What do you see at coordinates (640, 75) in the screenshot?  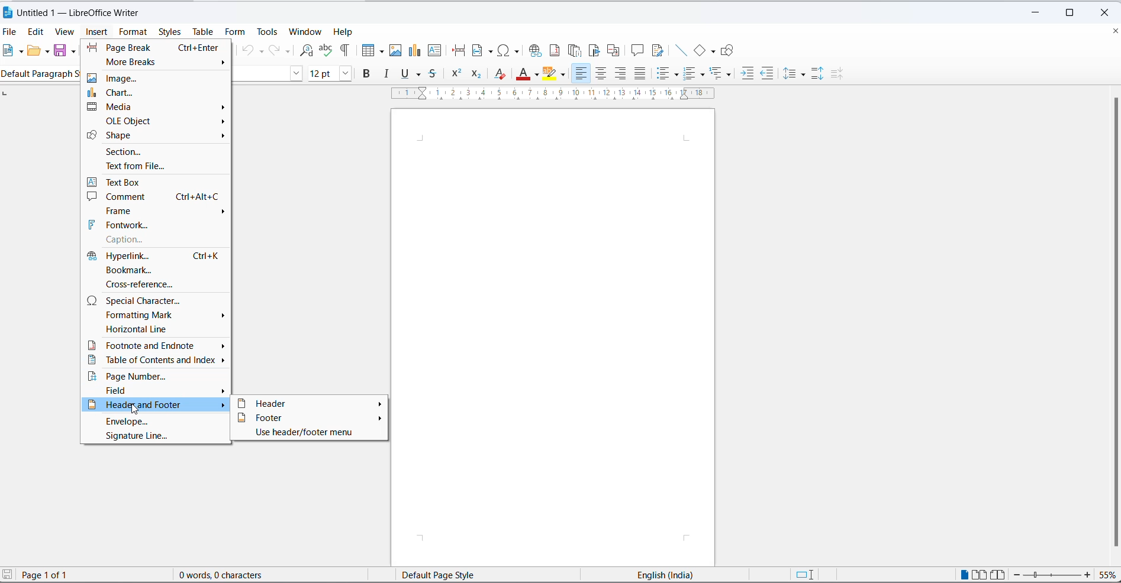 I see `justified` at bounding box center [640, 75].